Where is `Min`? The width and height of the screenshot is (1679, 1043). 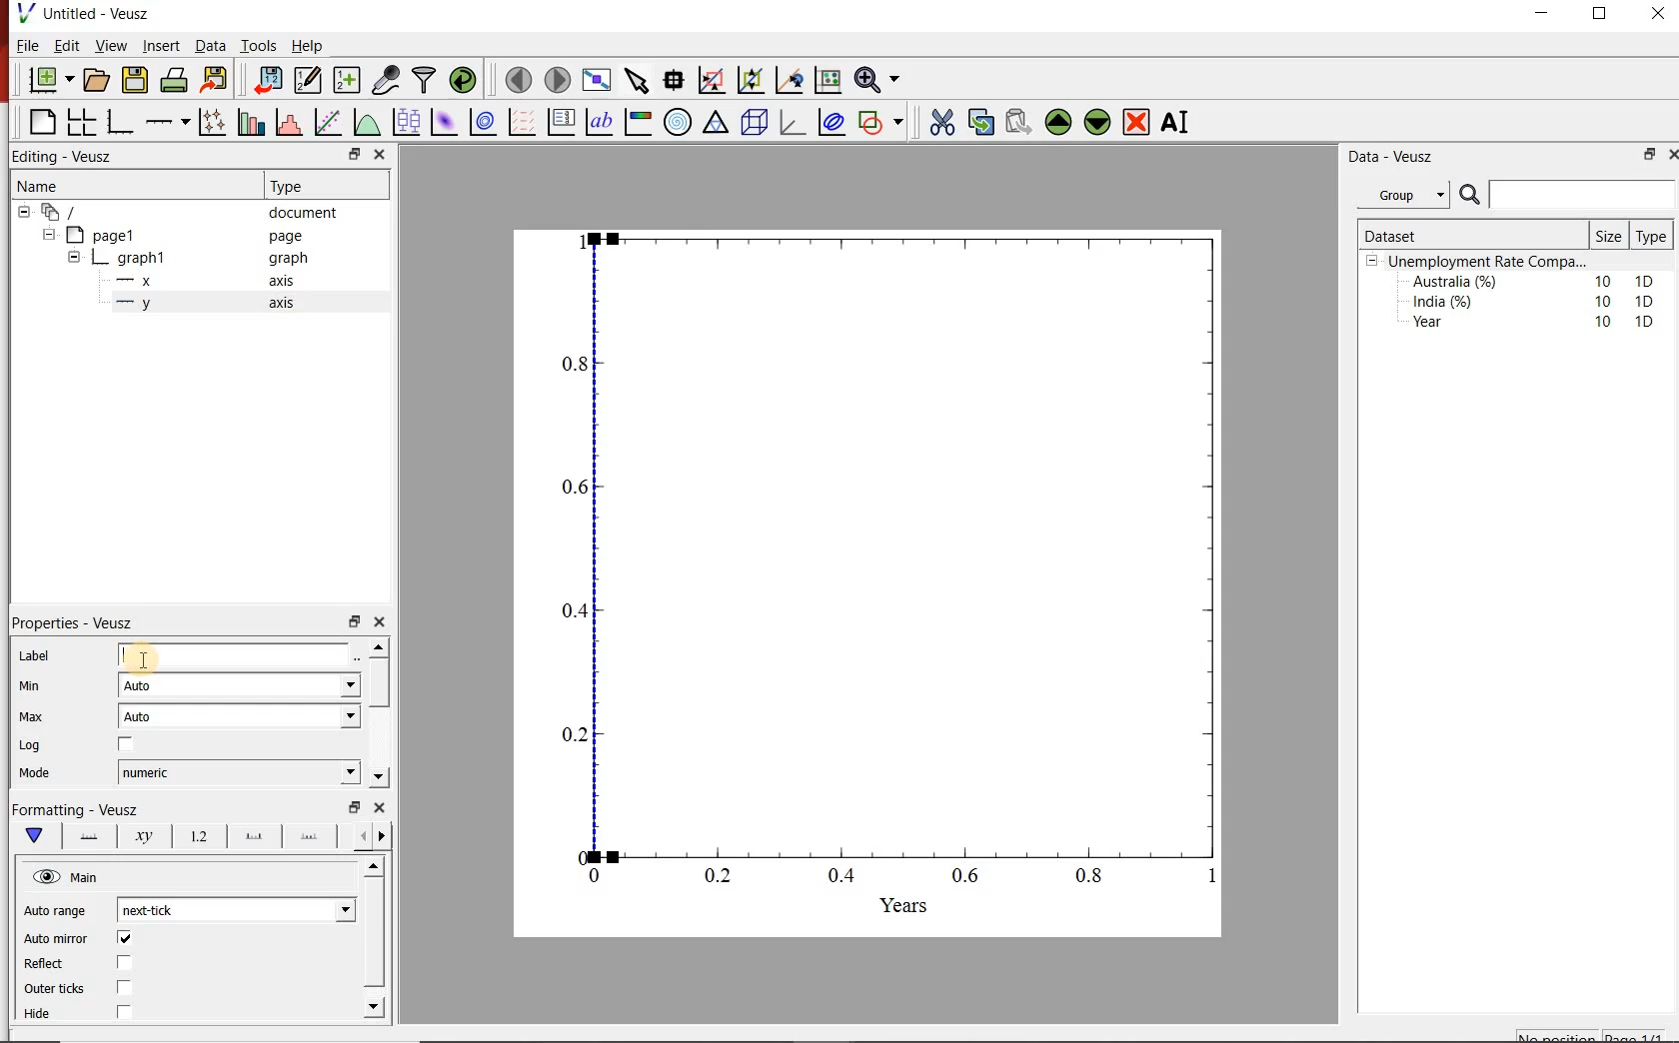
Min is located at coordinates (43, 687).